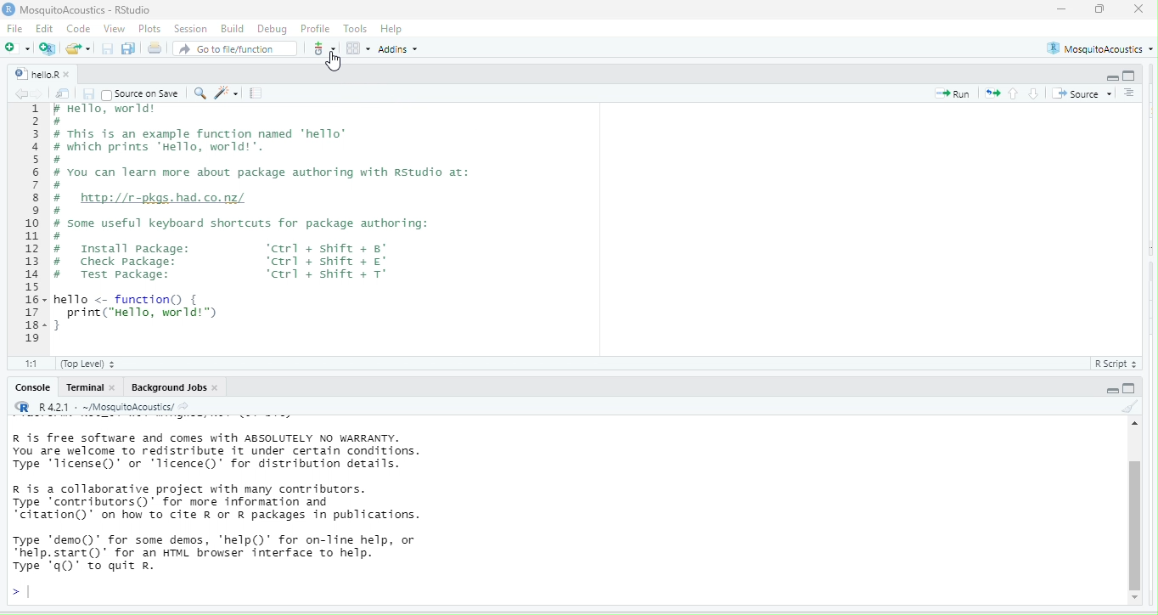 Image resolution: width=1158 pixels, height=615 pixels. What do you see at coordinates (1014, 94) in the screenshot?
I see `go to previous section/chunk` at bounding box center [1014, 94].